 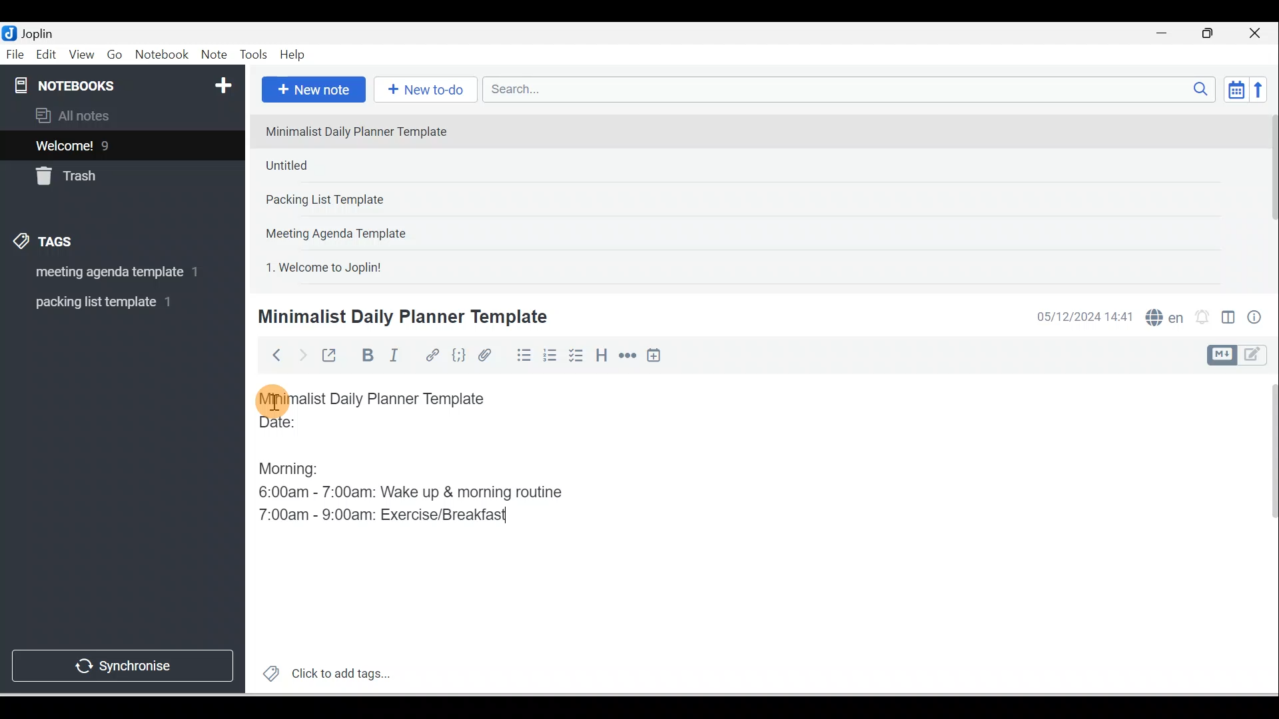 I want to click on Horizontal rule, so click(x=629, y=356).